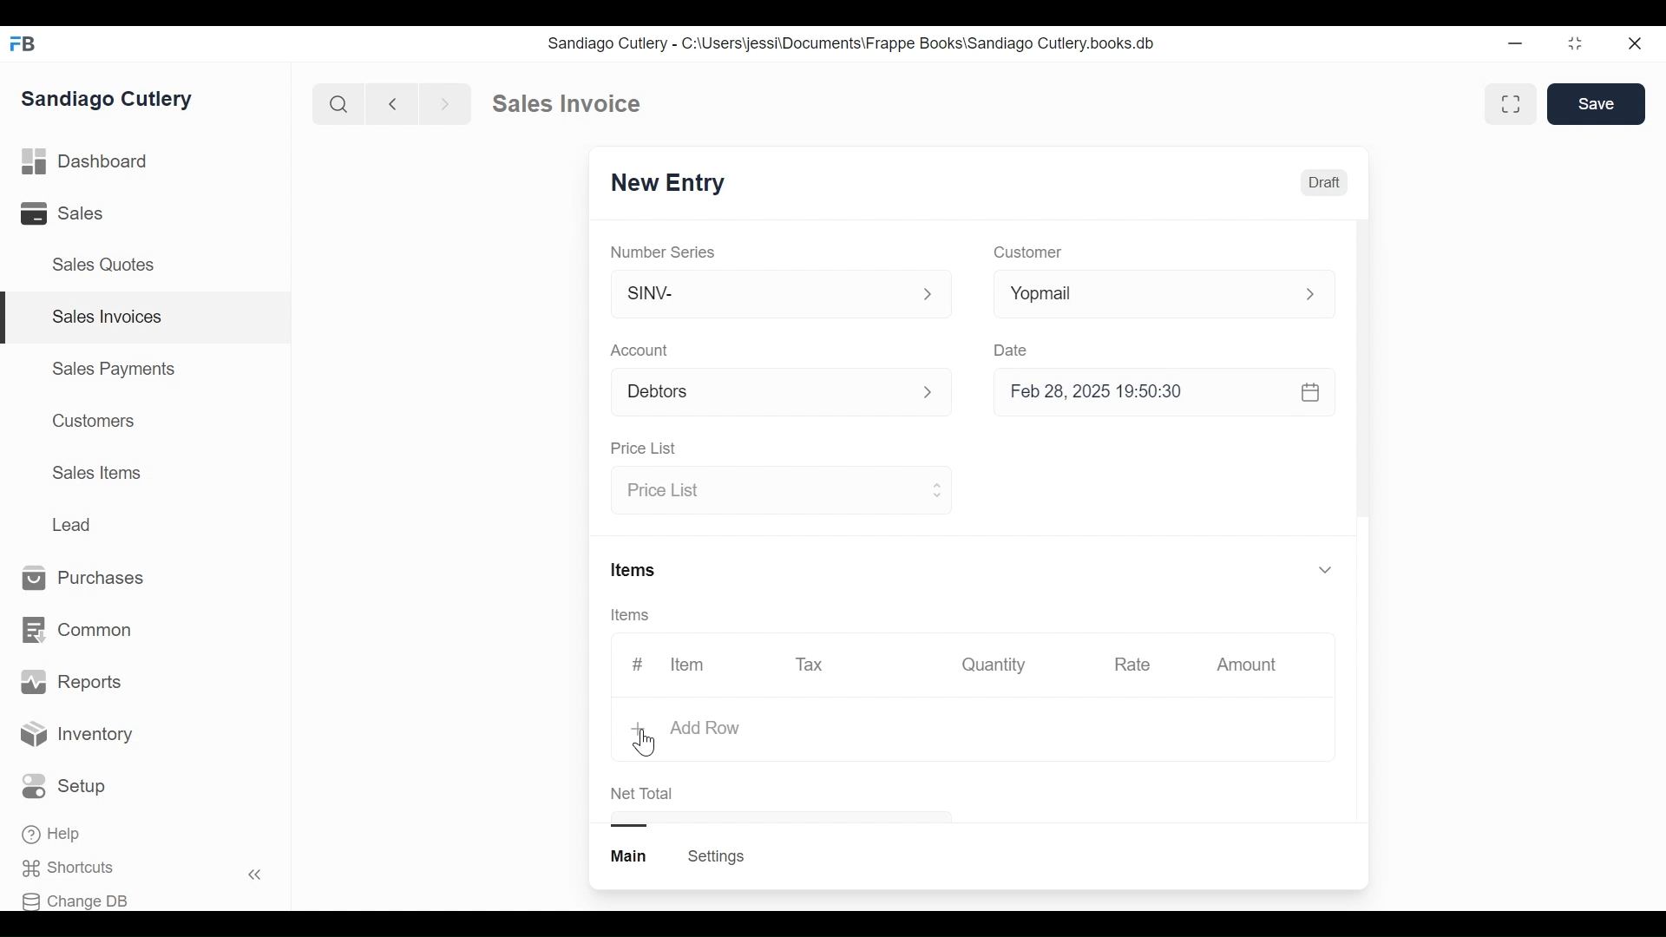  I want to click on Customer, so click(1026, 253).